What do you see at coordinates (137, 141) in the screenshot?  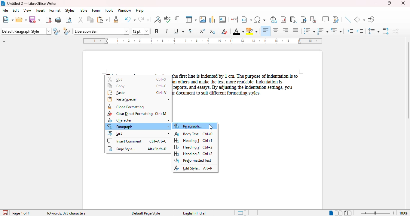 I see `insert comment` at bounding box center [137, 141].